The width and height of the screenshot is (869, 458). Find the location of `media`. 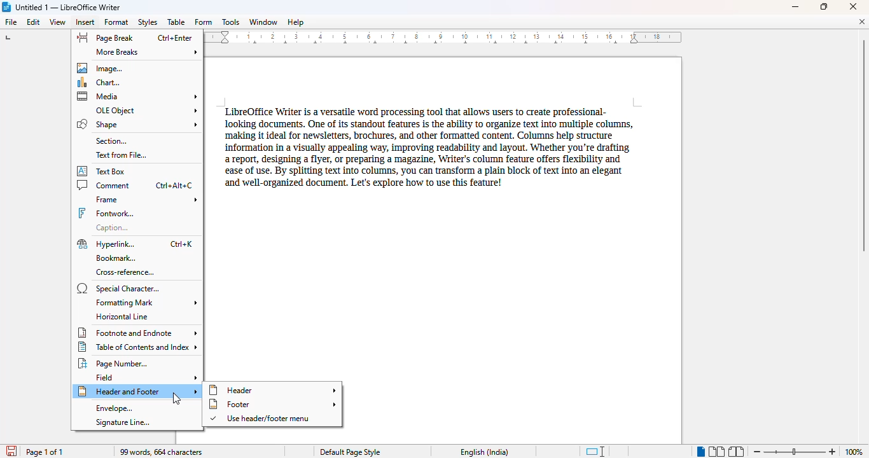

media is located at coordinates (138, 96).